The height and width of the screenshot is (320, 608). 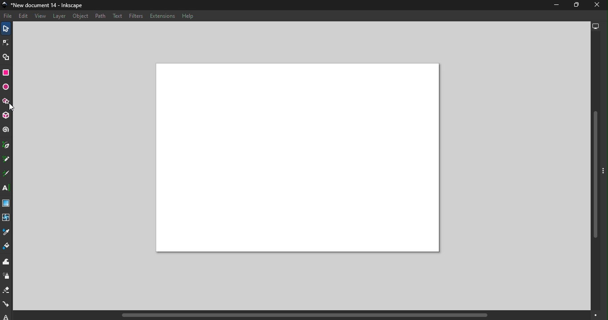 I want to click on lpe, so click(x=4, y=316).